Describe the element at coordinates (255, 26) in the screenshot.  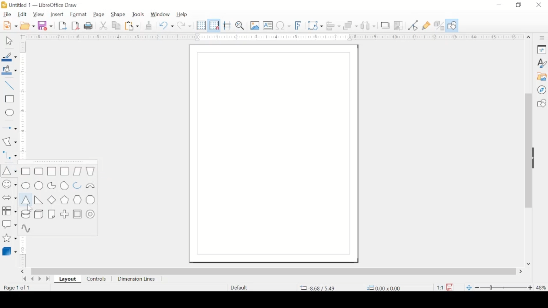
I see `insert image` at that location.